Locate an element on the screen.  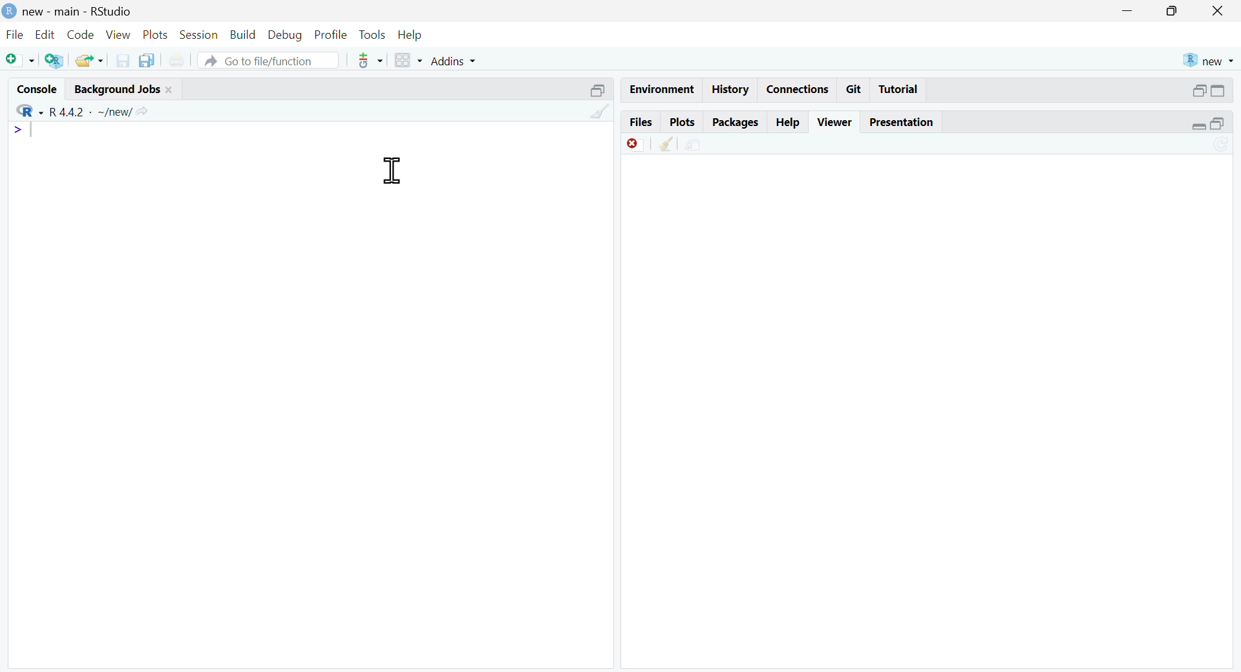
viewer is located at coordinates (836, 122).